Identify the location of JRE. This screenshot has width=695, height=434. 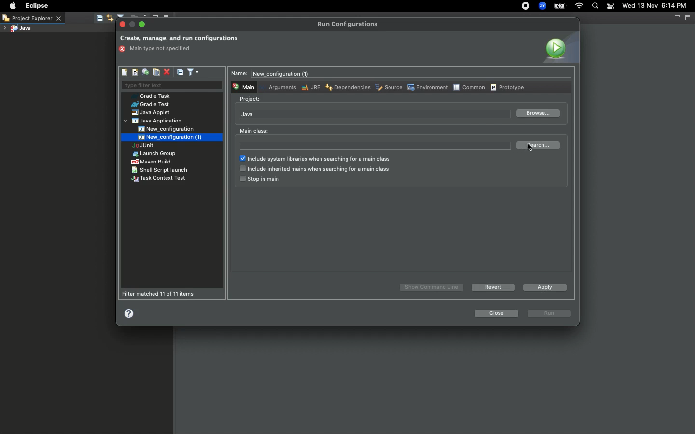
(310, 87).